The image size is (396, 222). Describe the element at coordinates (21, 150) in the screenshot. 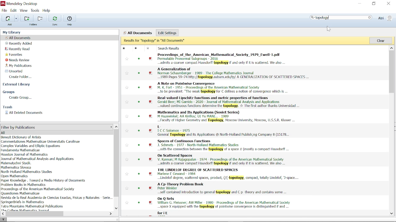

I see `author` at that location.